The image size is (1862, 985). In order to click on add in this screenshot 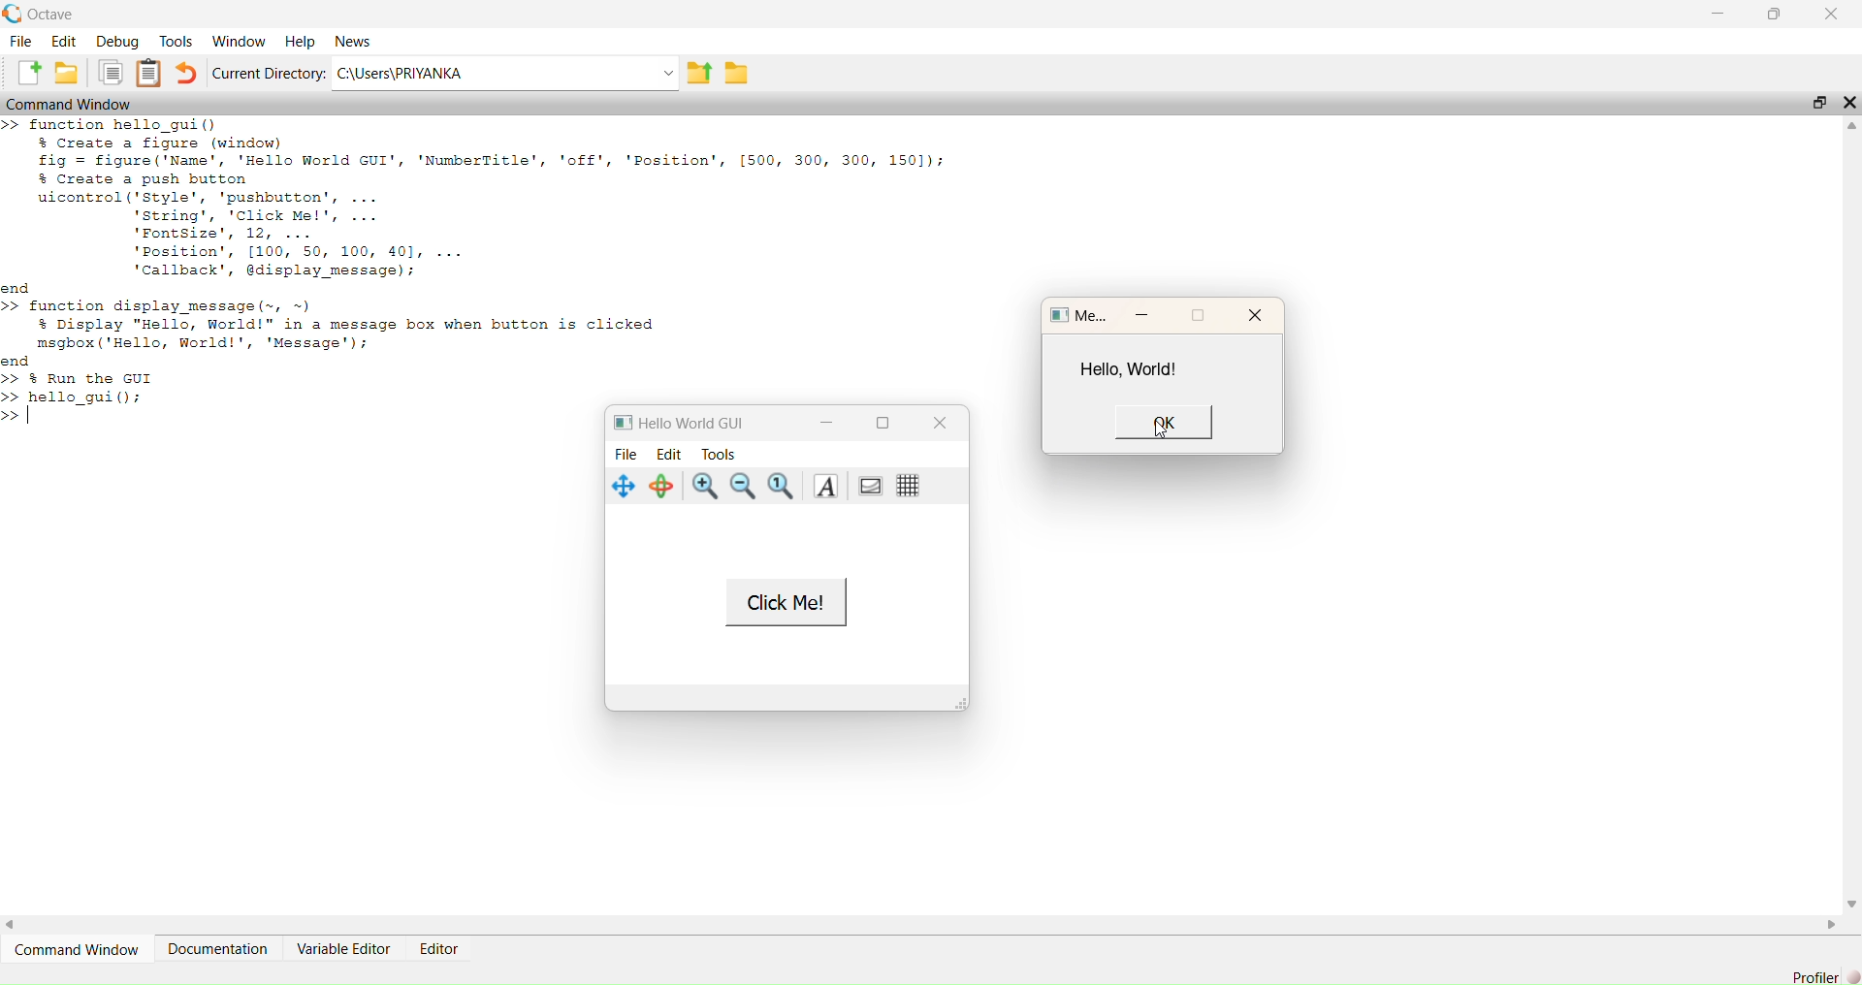, I will do `click(21, 70)`.